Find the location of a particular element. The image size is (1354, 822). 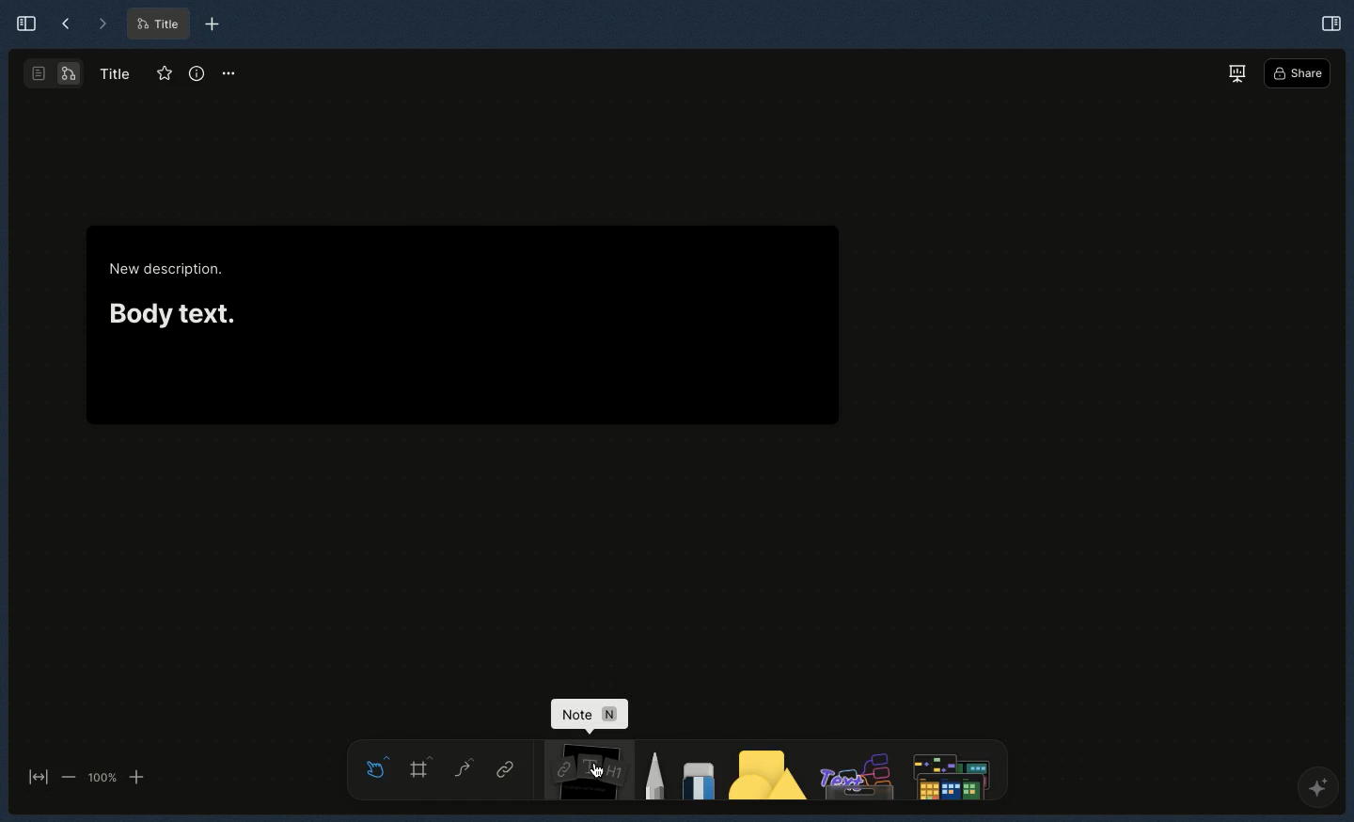

Curve is located at coordinates (463, 767).